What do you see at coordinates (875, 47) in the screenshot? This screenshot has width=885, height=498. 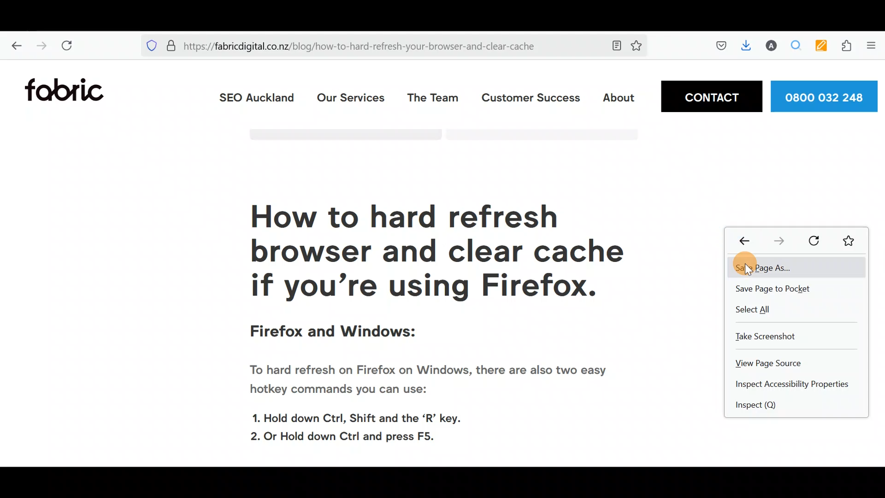 I see `Show application menu` at bounding box center [875, 47].